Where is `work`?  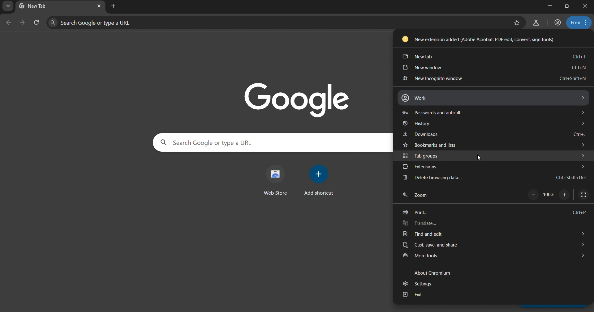 work is located at coordinates (493, 98).